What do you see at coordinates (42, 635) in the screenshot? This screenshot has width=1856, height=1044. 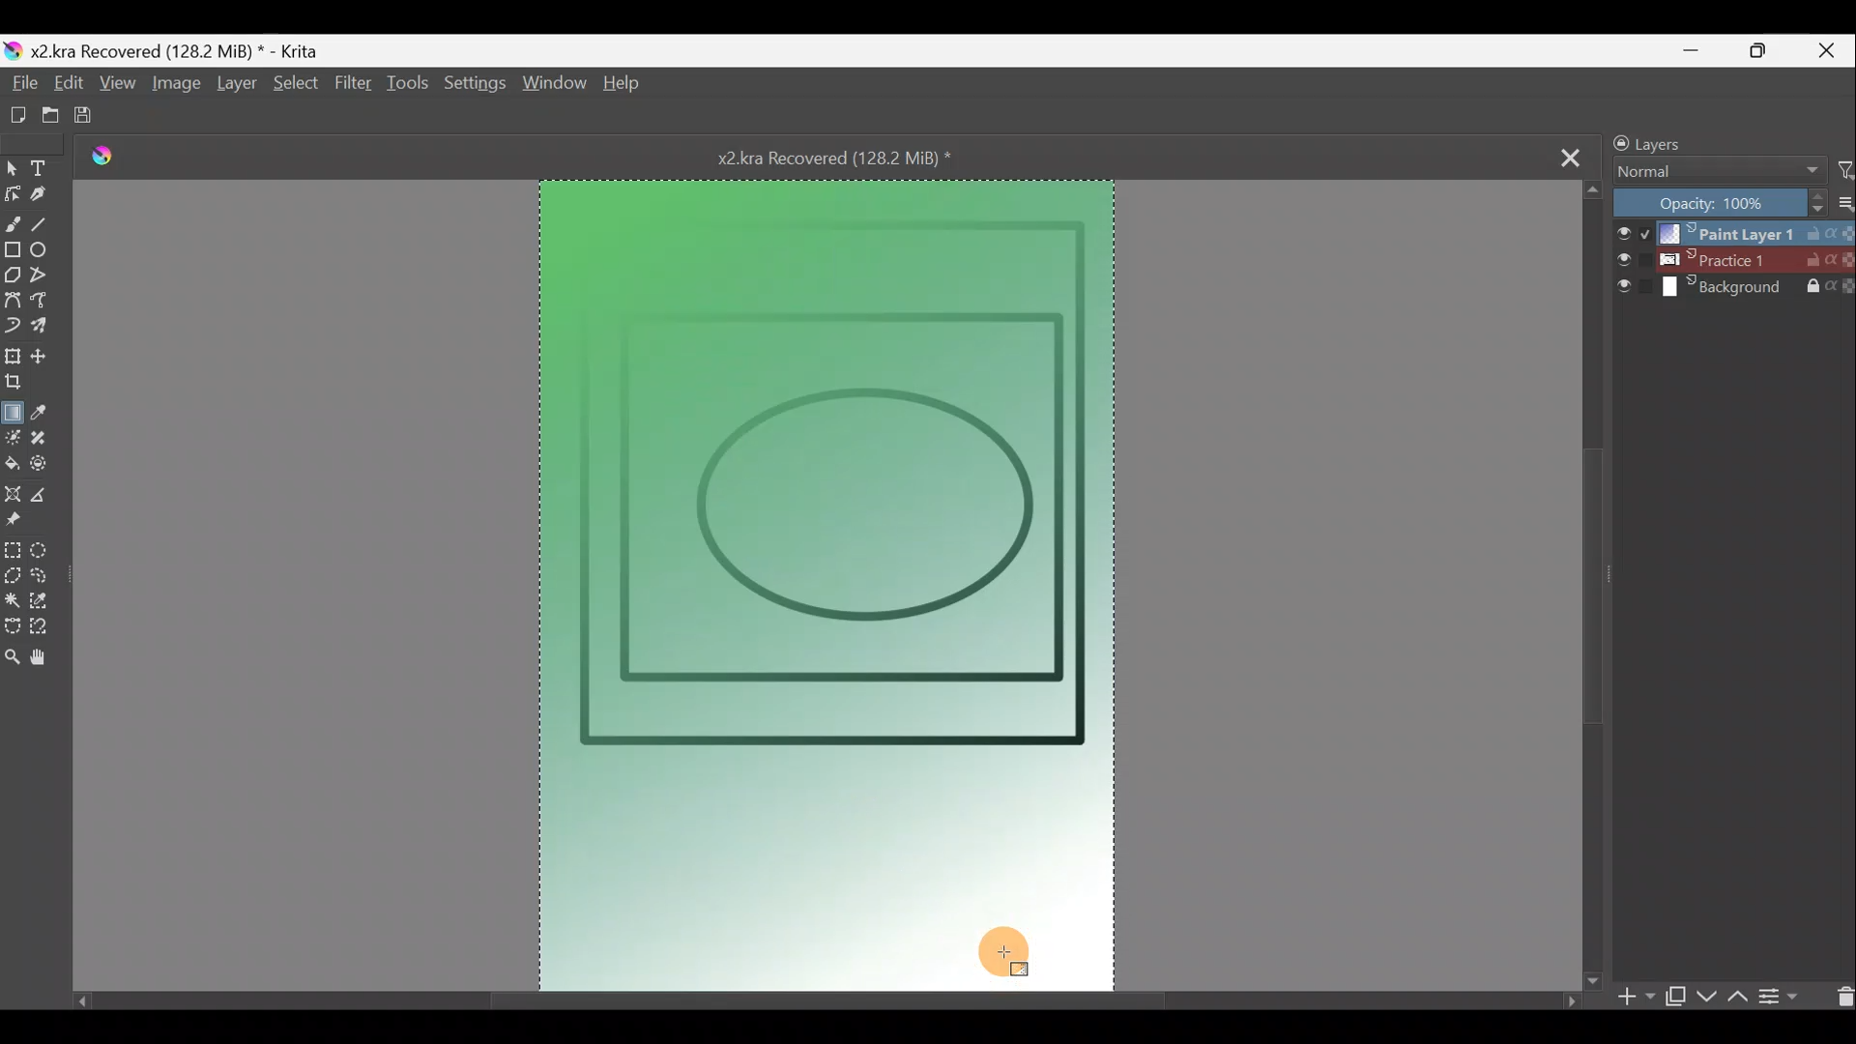 I see `Magnetic curve selection tool` at bounding box center [42, 635].